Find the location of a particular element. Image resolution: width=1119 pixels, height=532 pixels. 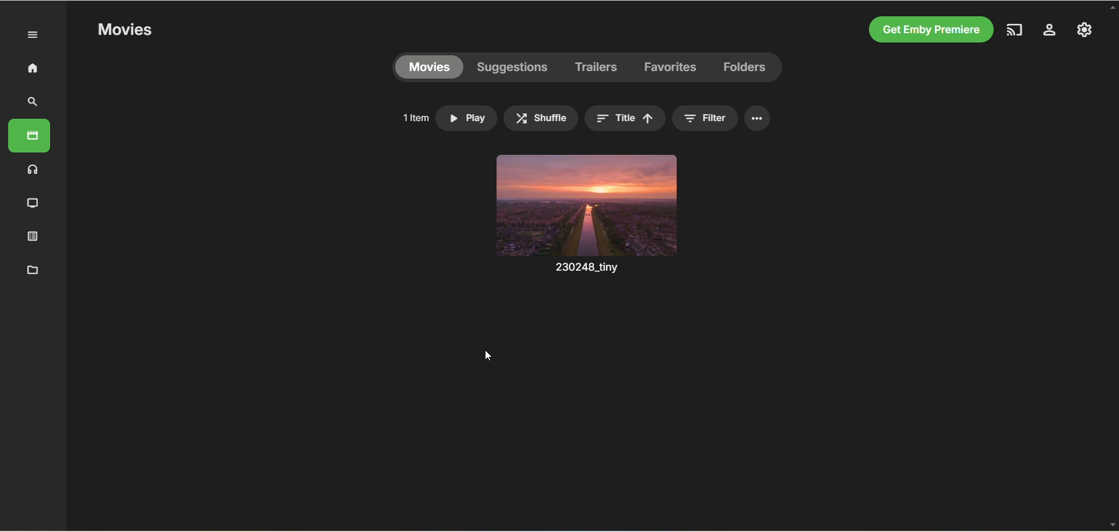

movies is located at coordinates (33, 138).